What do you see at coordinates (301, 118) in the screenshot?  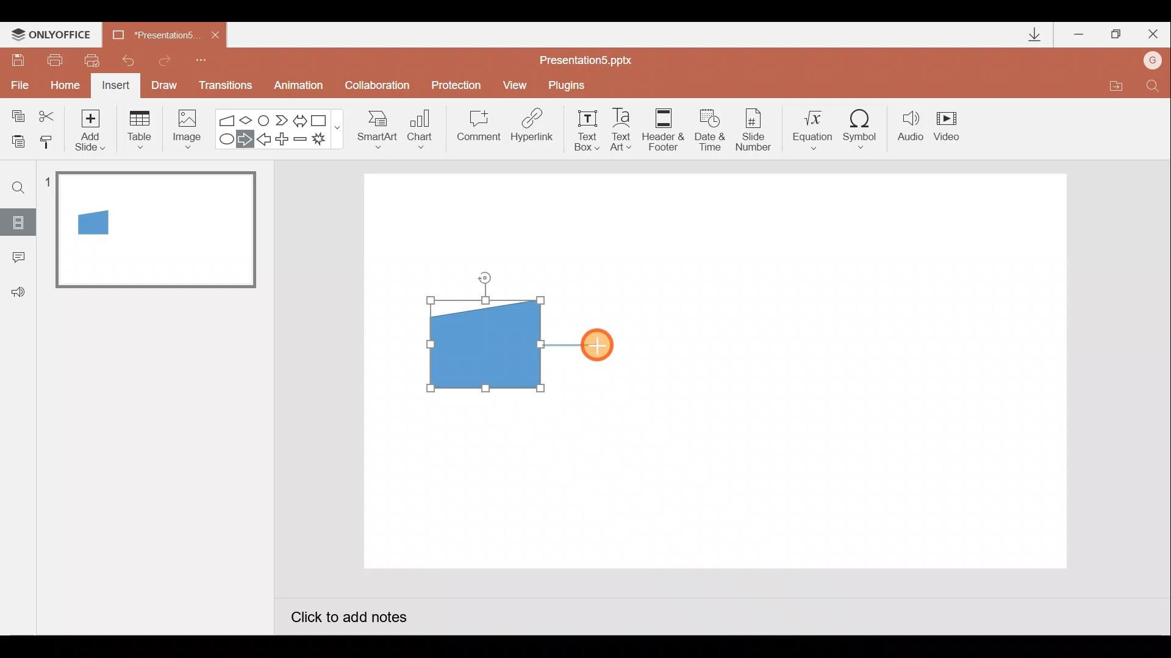 I see `Left right arrow` at bounding box center [301, 118].